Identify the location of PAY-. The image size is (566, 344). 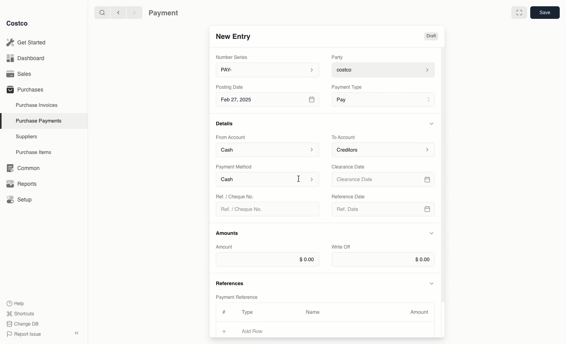
(268, 70).